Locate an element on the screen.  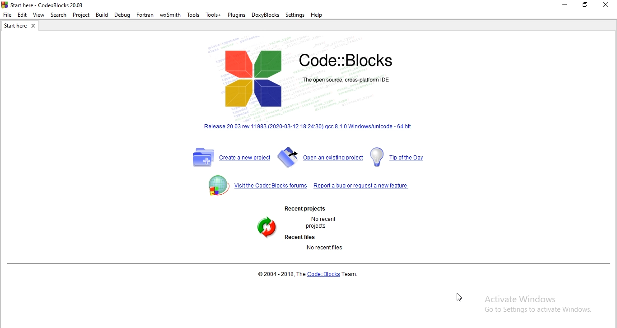
Filename is located at coordinates (15, 26).